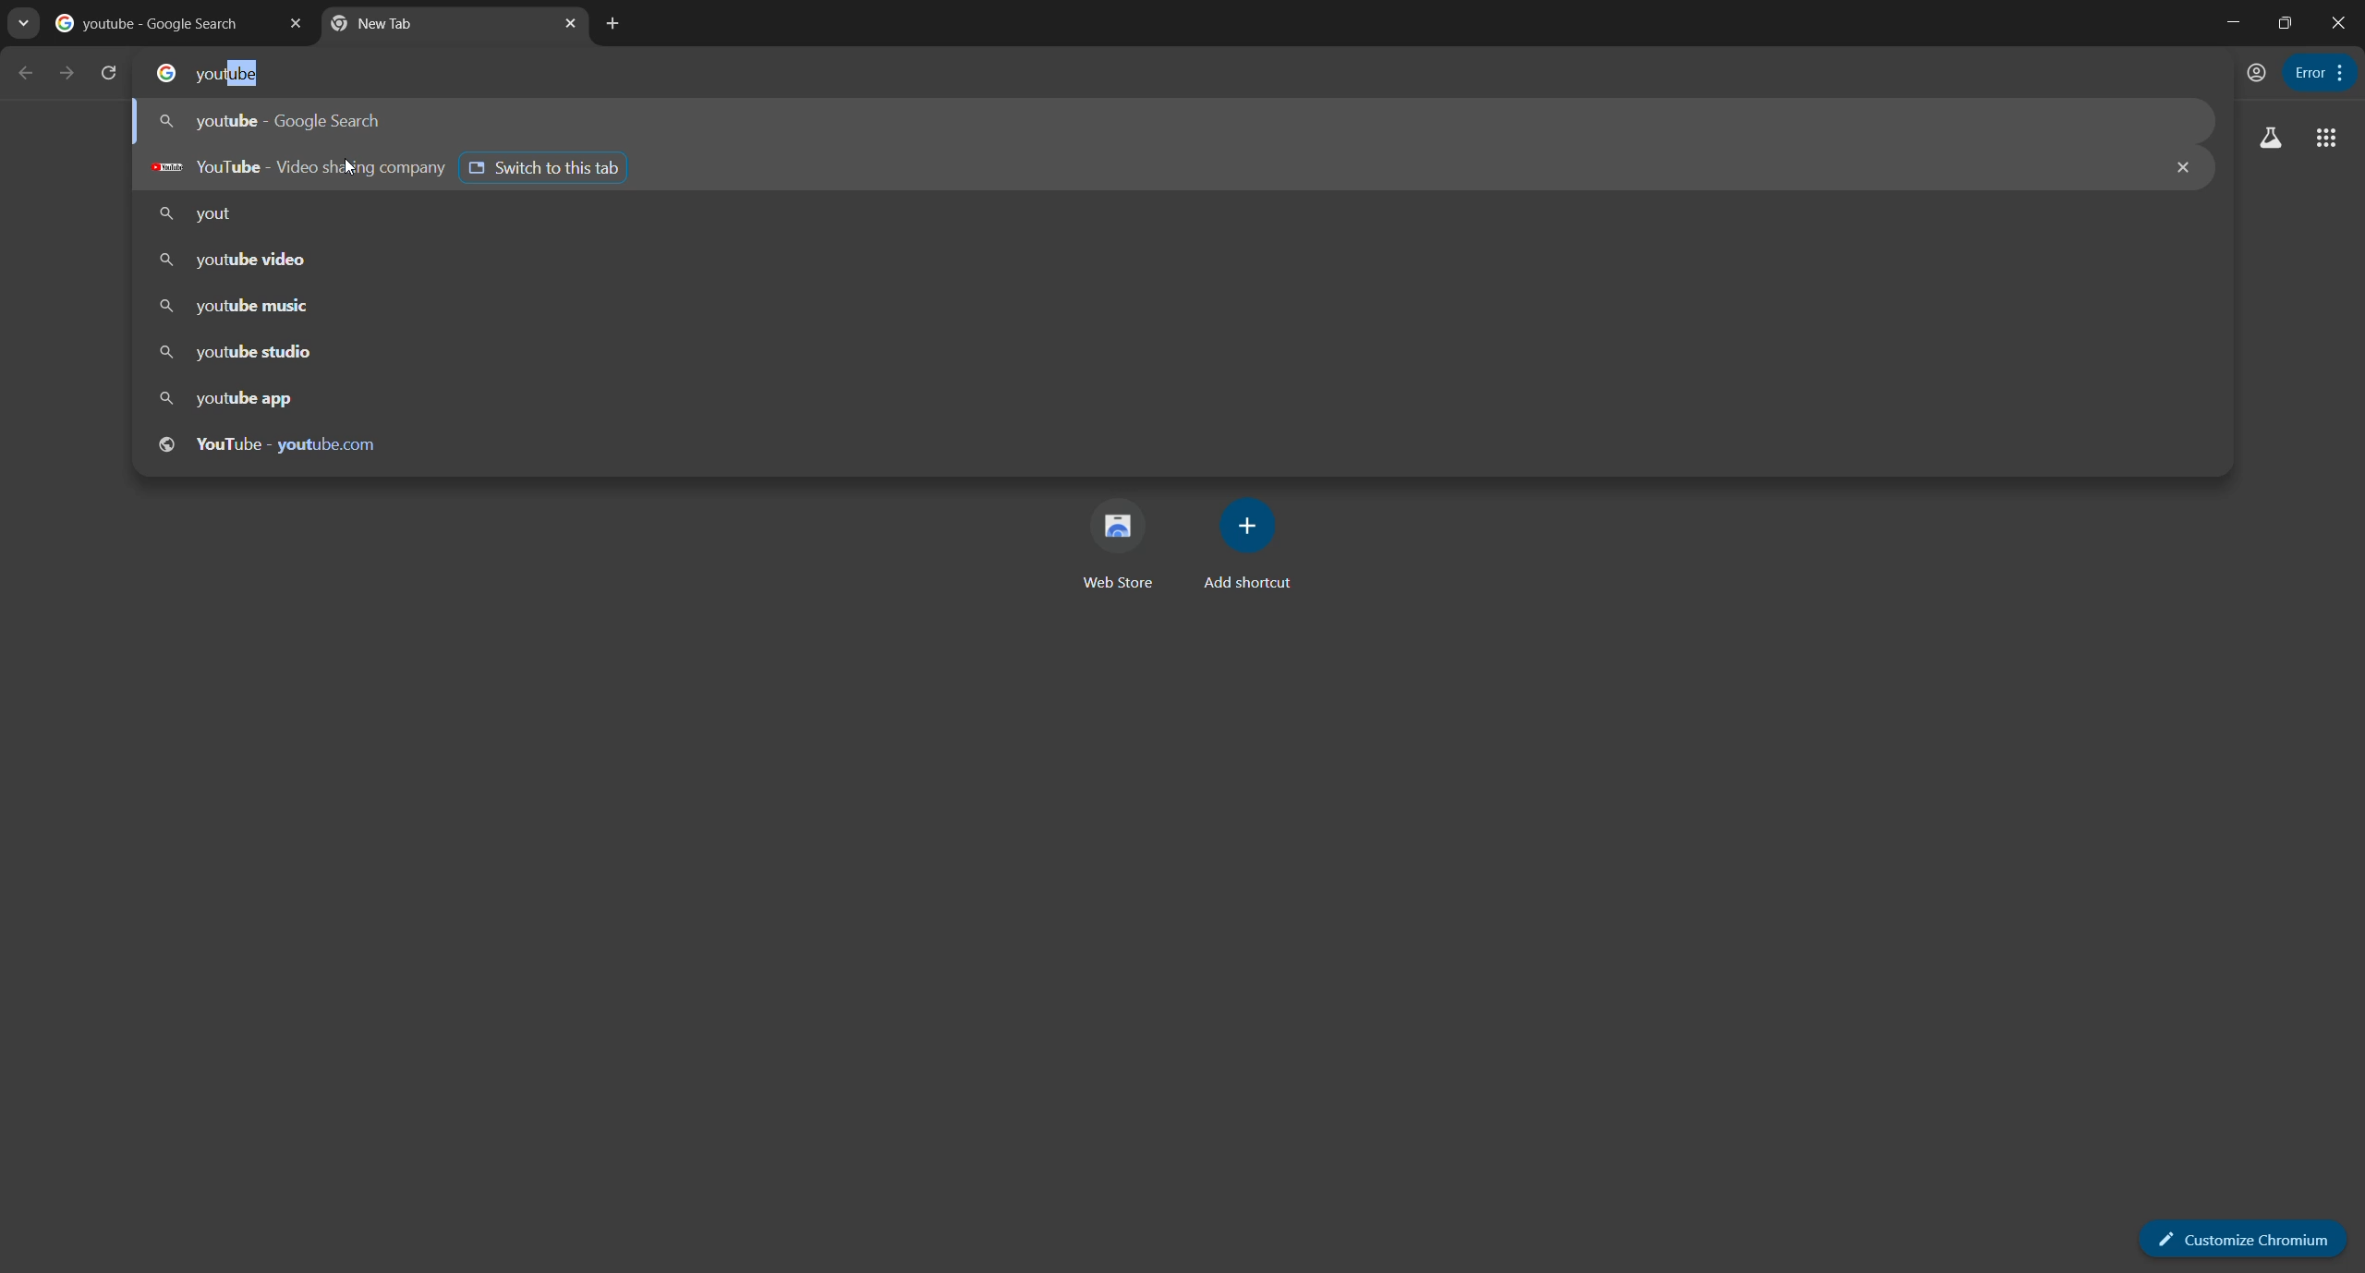  I want to click on minimize, so click(2230, 22).